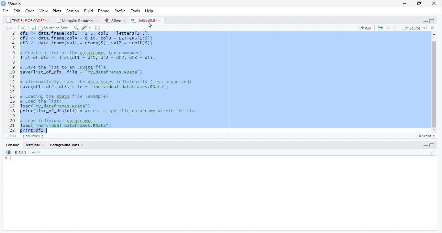 This screenshot has height=233, width=442. What do you see at coordinates (365, 28) in the screenshot?
I see `Run current line` at bounding box center [365, 28].